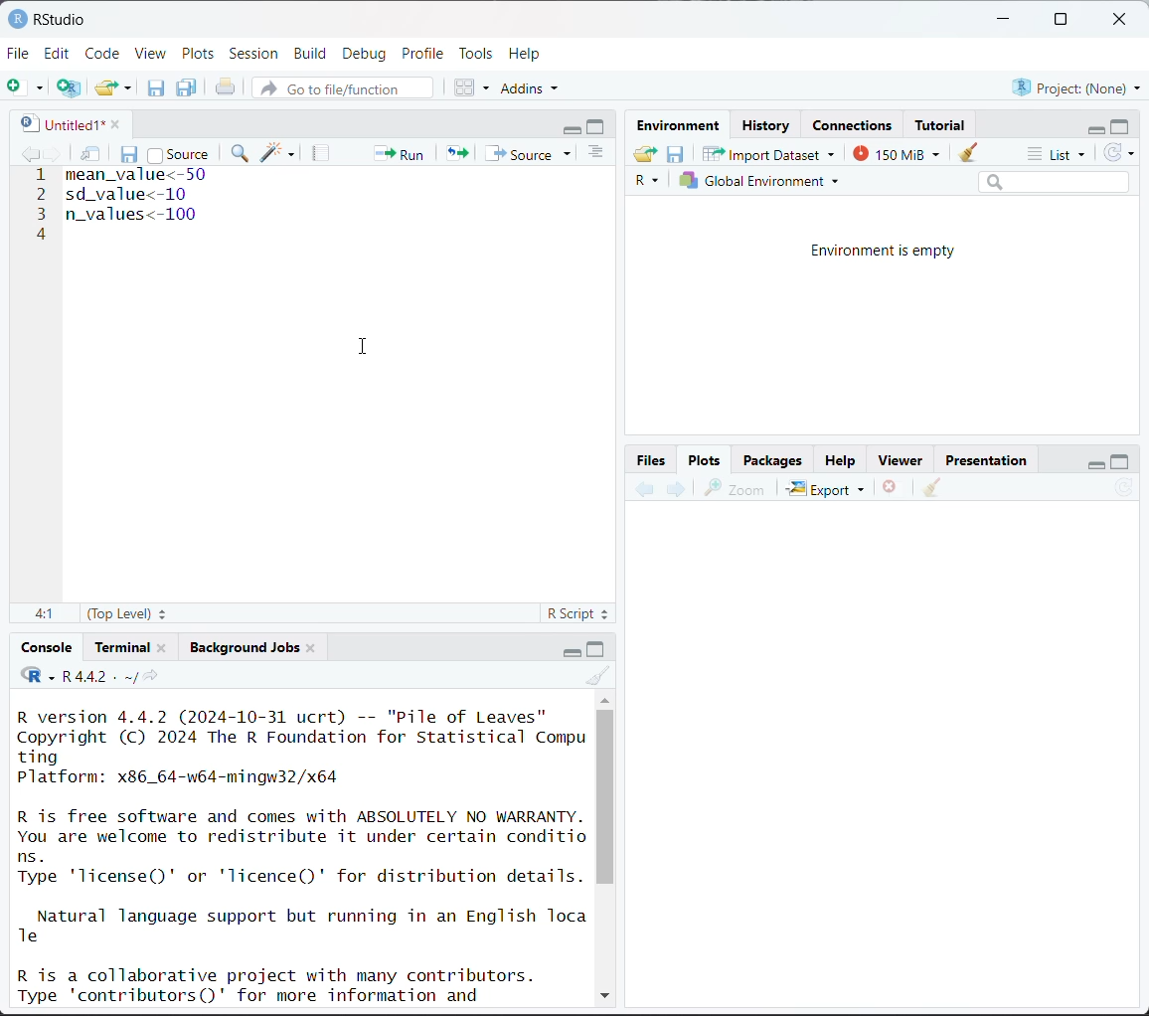  Describe the element at coordinates (772, 459) in the screenshot. I see `Packages` at that location.